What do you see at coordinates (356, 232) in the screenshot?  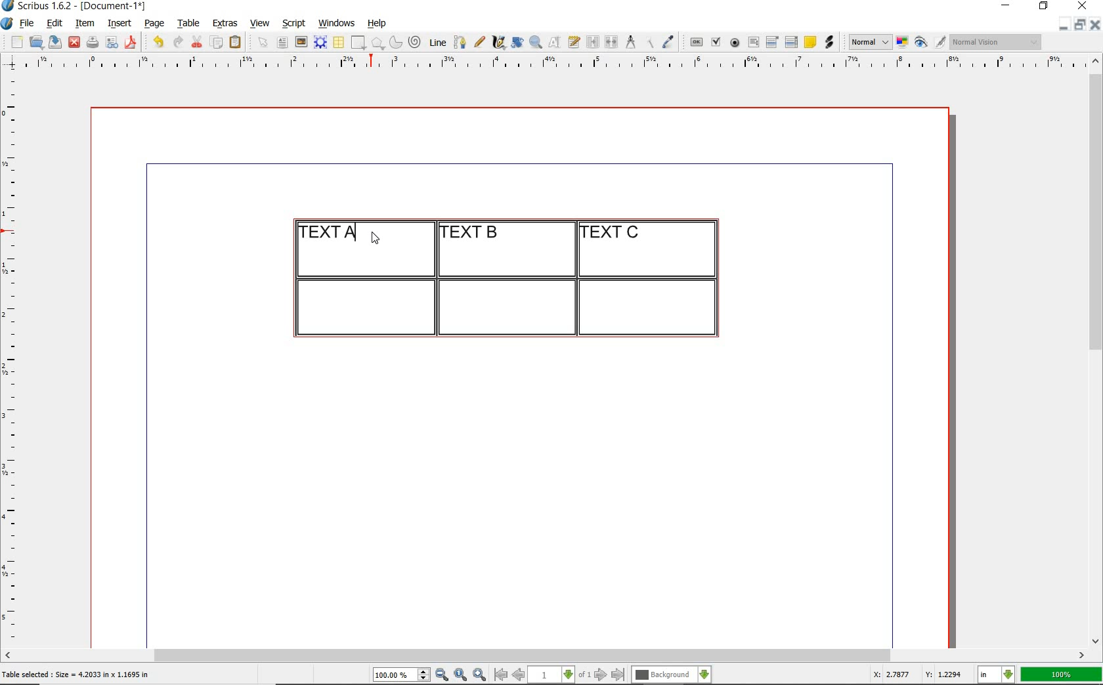 I see `editor` at bounding box center [356, 232].